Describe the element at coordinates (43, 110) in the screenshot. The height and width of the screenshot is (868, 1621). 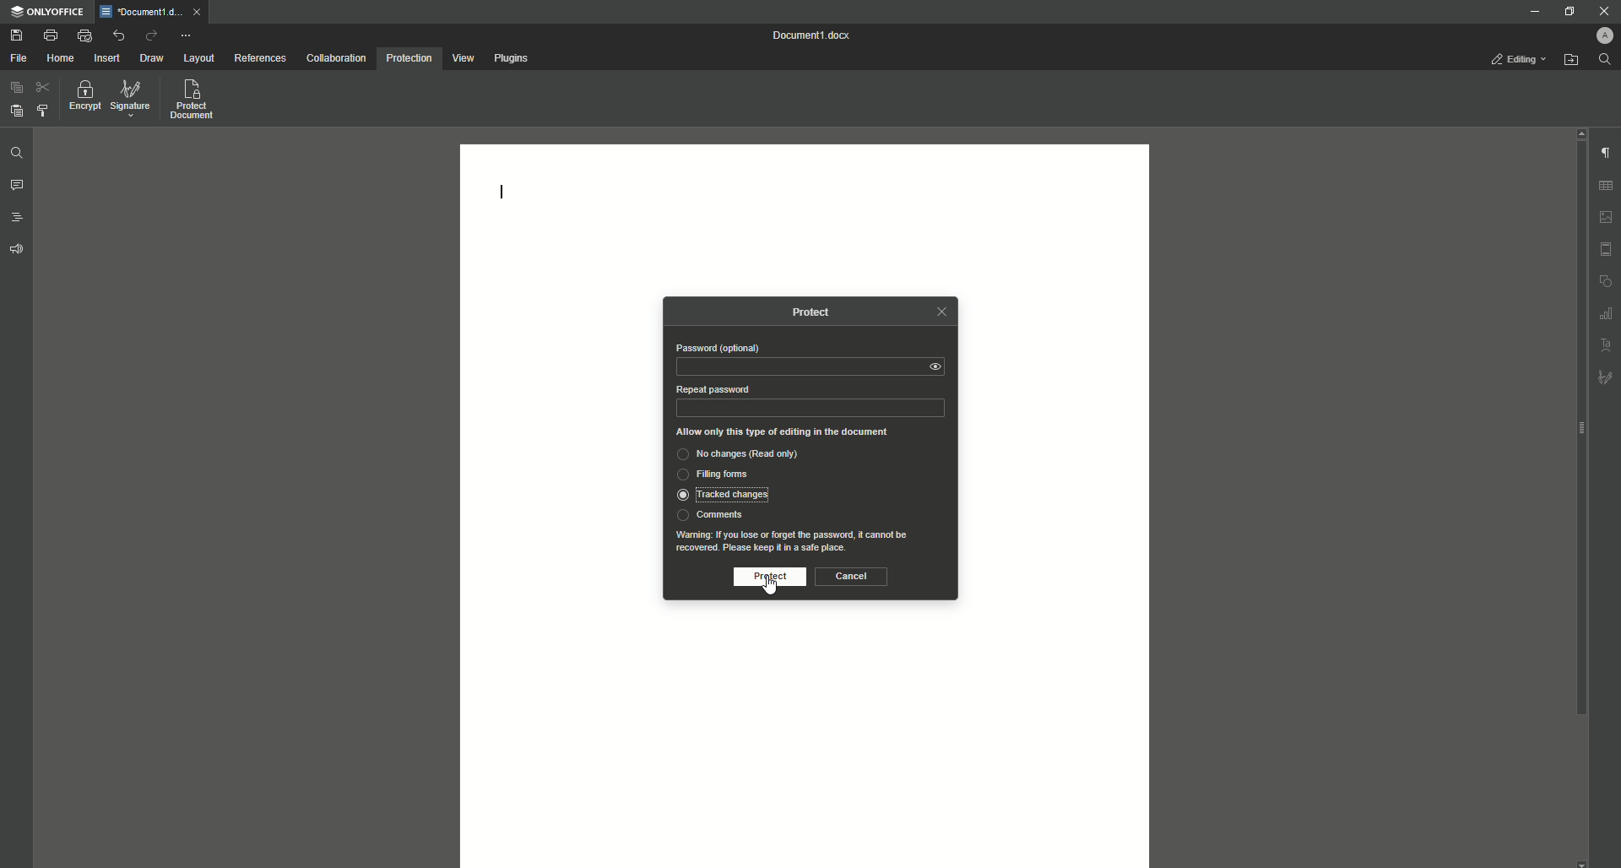
I see `Choose Styling` at that location.